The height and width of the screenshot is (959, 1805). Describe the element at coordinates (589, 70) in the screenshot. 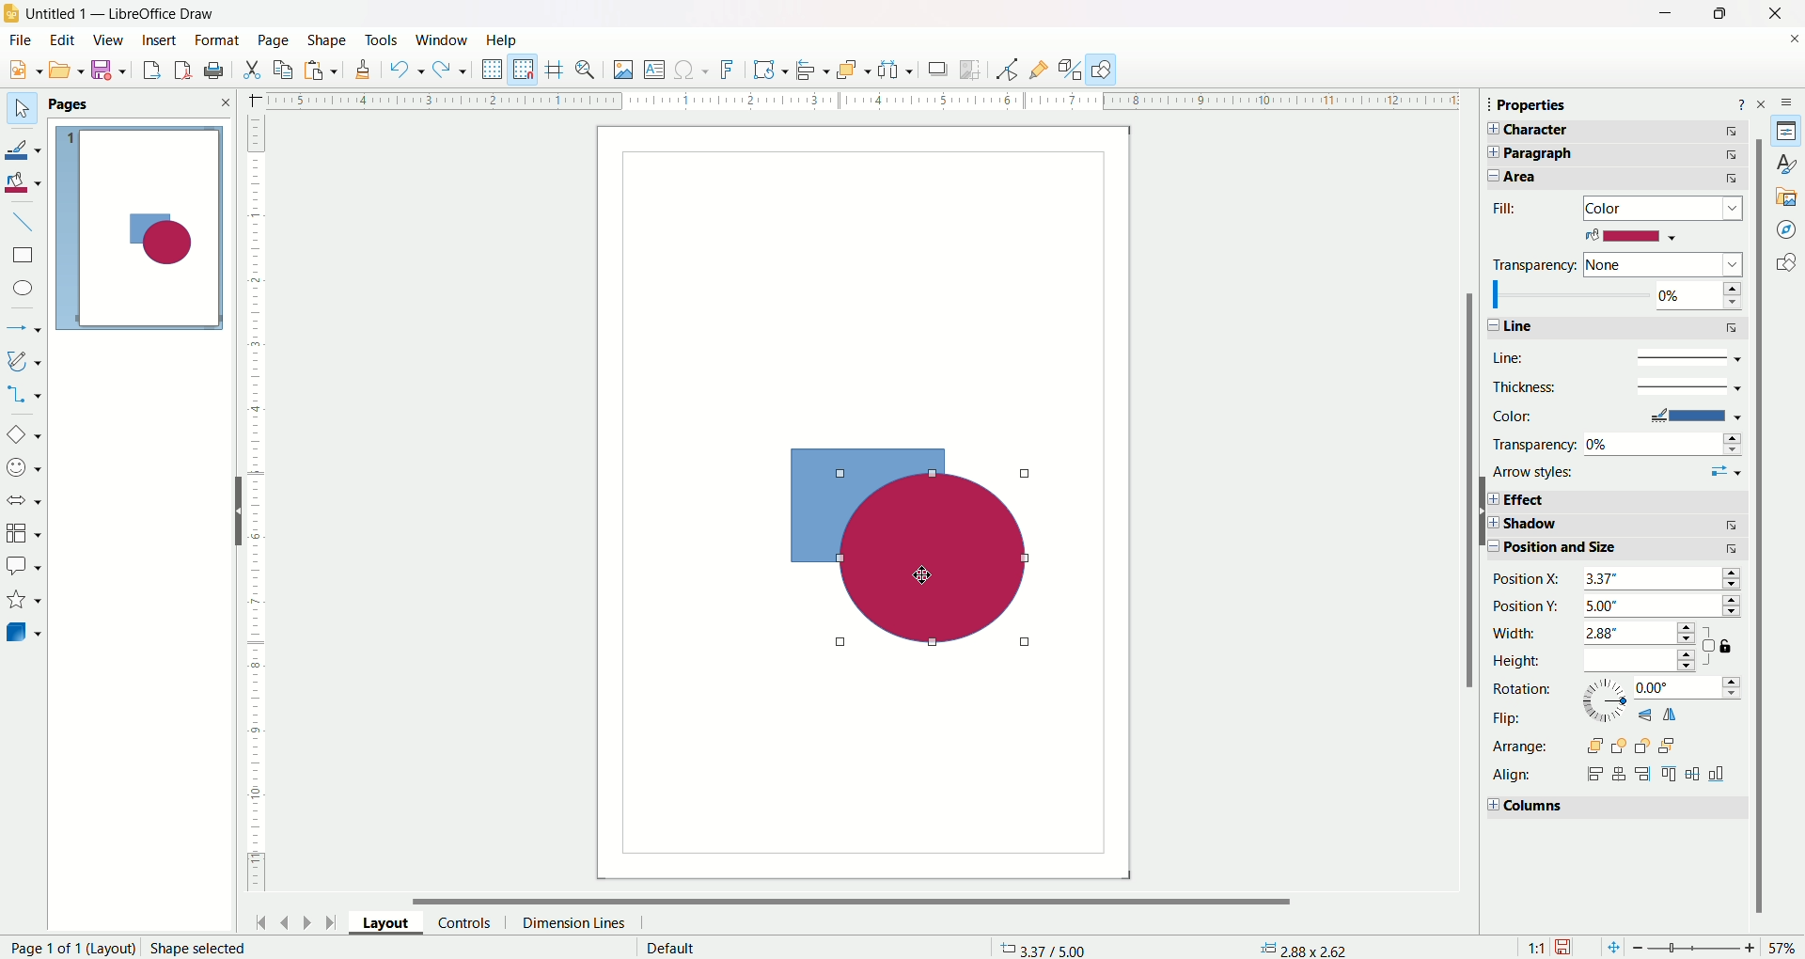

I see `pan and zoom` at that location.